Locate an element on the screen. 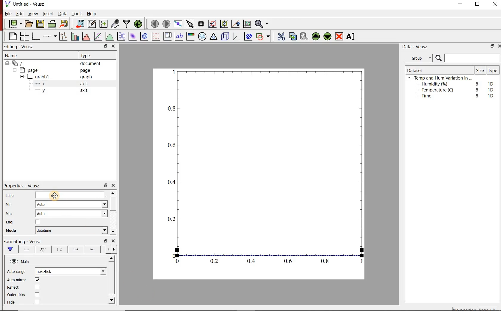 Image resolution: width=501 pixels, height=311 pixels. 3d graph is located at coordinates (237, 37).